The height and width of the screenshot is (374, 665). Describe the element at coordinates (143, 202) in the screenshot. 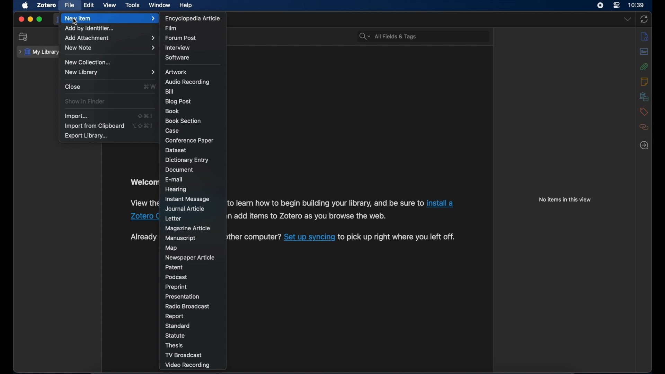

I see `View the` at that location.